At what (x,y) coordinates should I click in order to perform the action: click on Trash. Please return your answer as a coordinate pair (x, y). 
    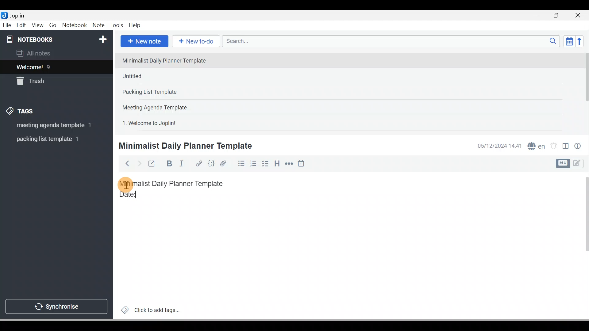
    Looking at the image, I should click on (45, 79).